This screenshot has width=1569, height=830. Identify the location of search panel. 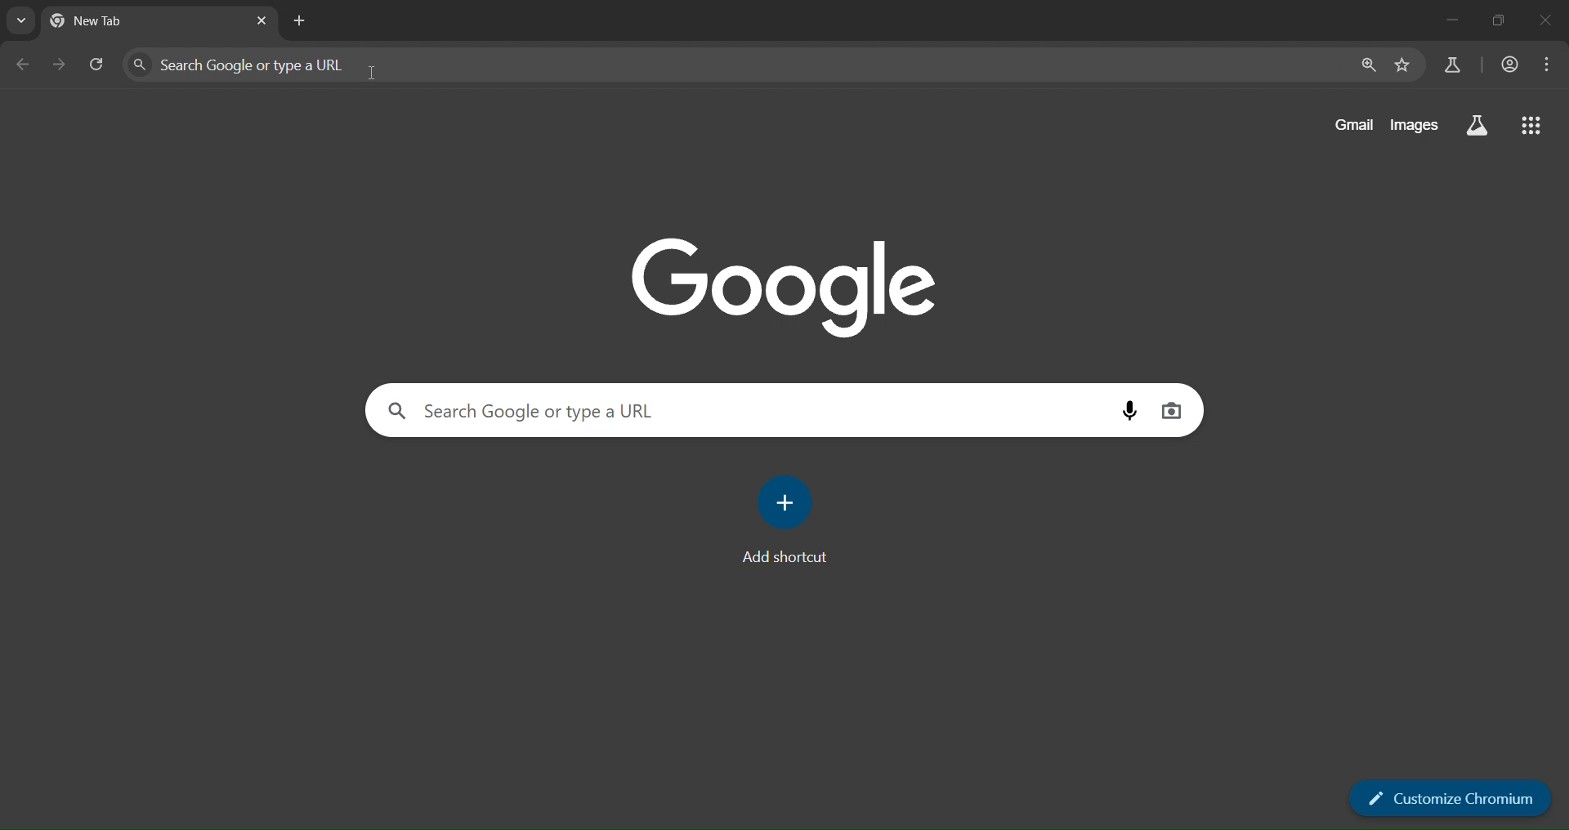
(273, 65).